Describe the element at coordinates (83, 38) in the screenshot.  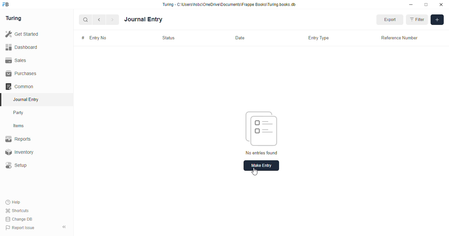
I see `#` at that location.